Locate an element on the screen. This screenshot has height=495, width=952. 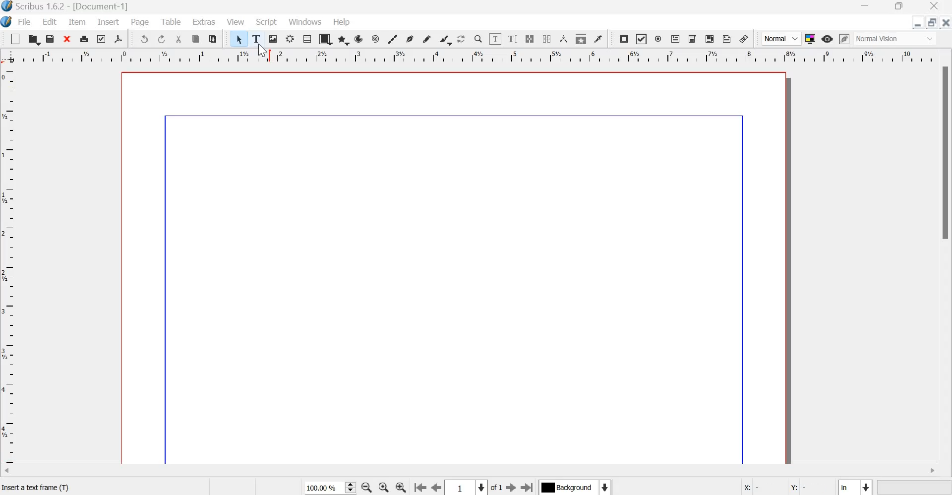
close is located at coordinates (945, 22).